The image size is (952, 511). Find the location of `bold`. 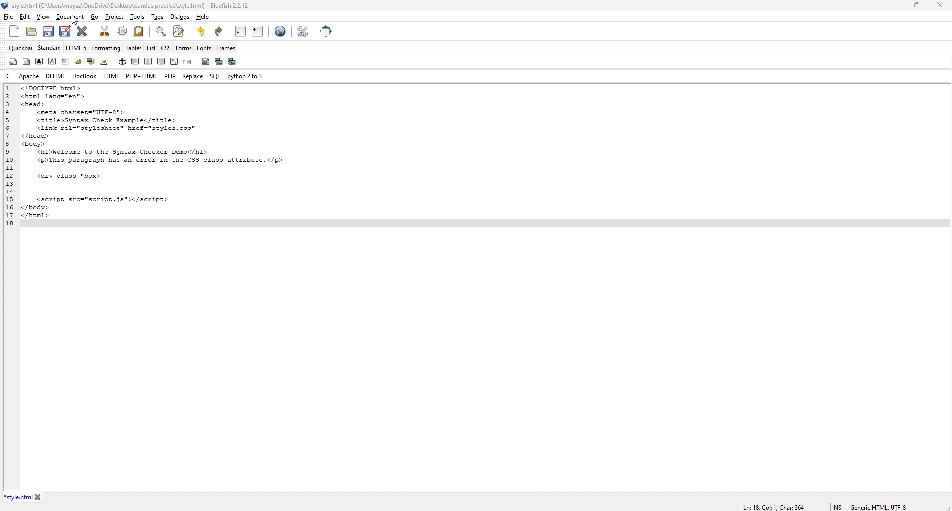

bold is located at coordinates (39, 62).